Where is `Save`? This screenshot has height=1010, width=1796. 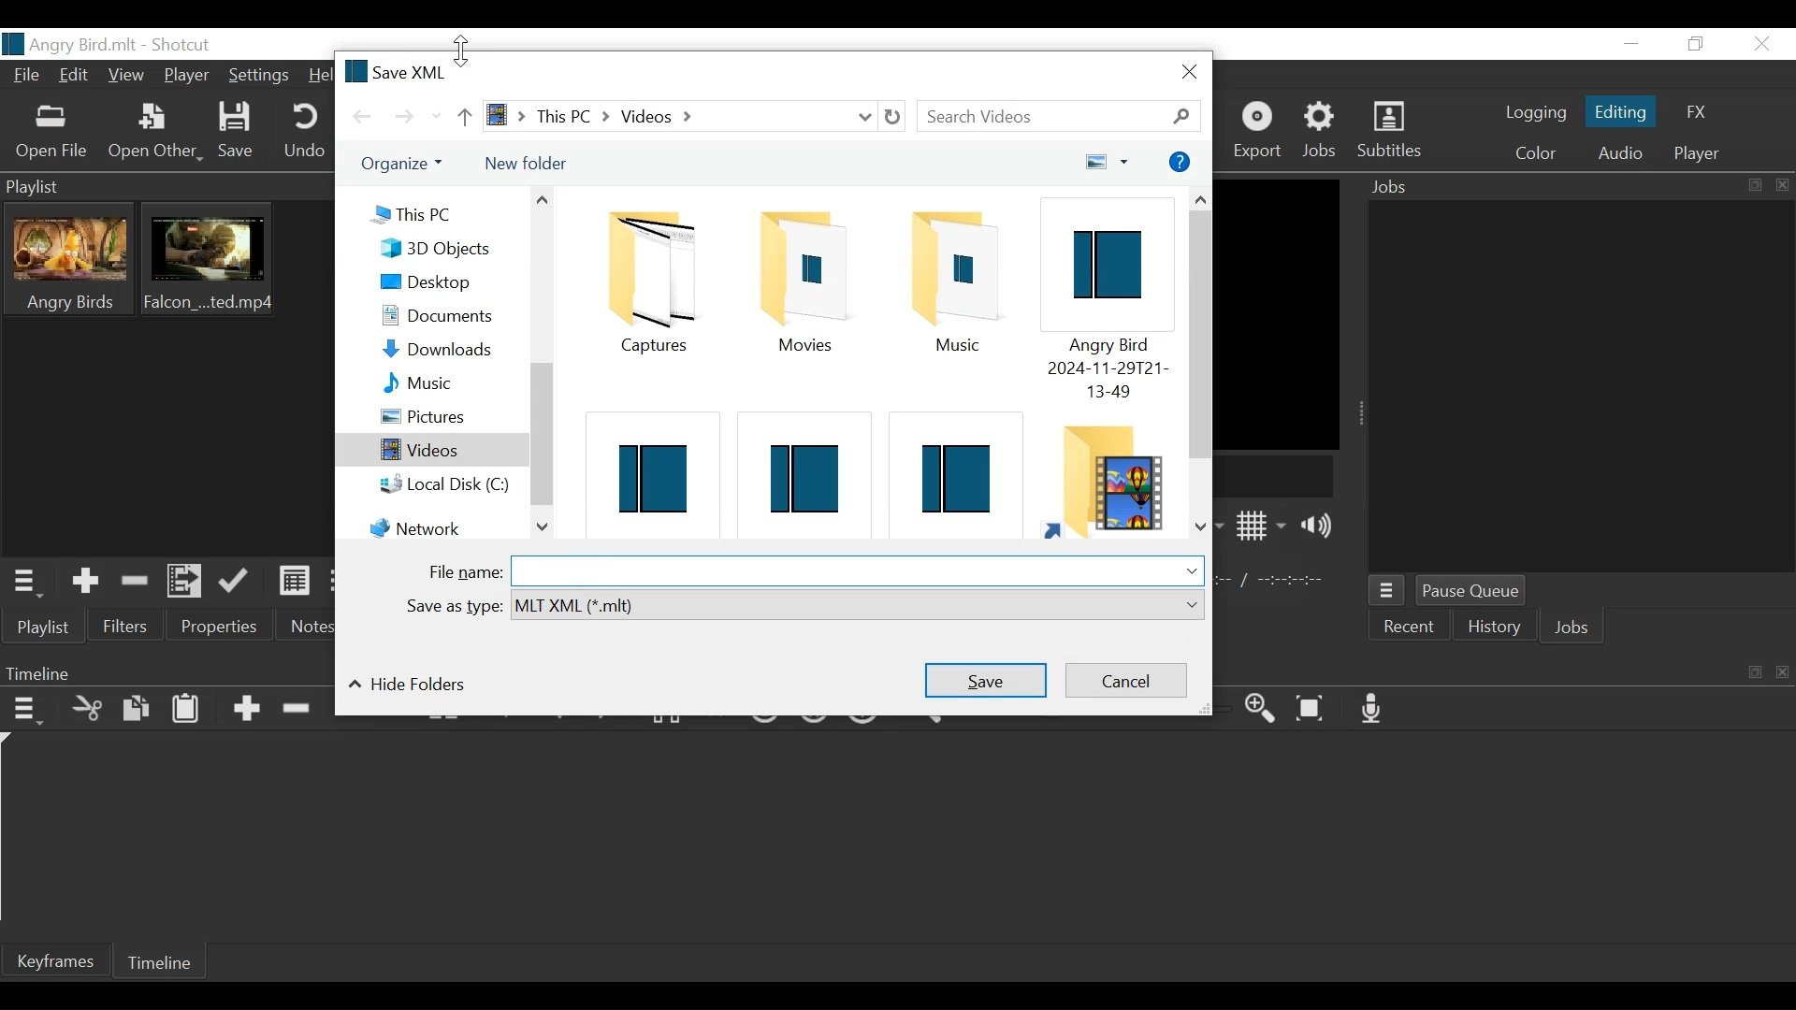 Save is located at coordinates (986, 678).